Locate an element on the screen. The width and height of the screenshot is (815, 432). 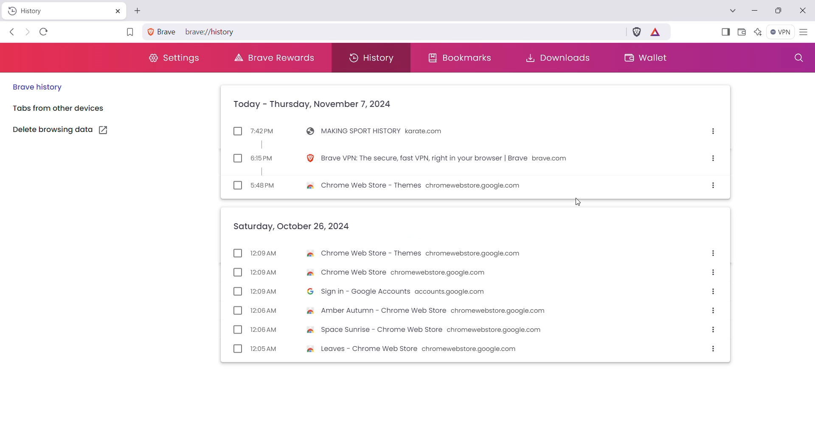
Reload this page is located at coordinates (45, 32).